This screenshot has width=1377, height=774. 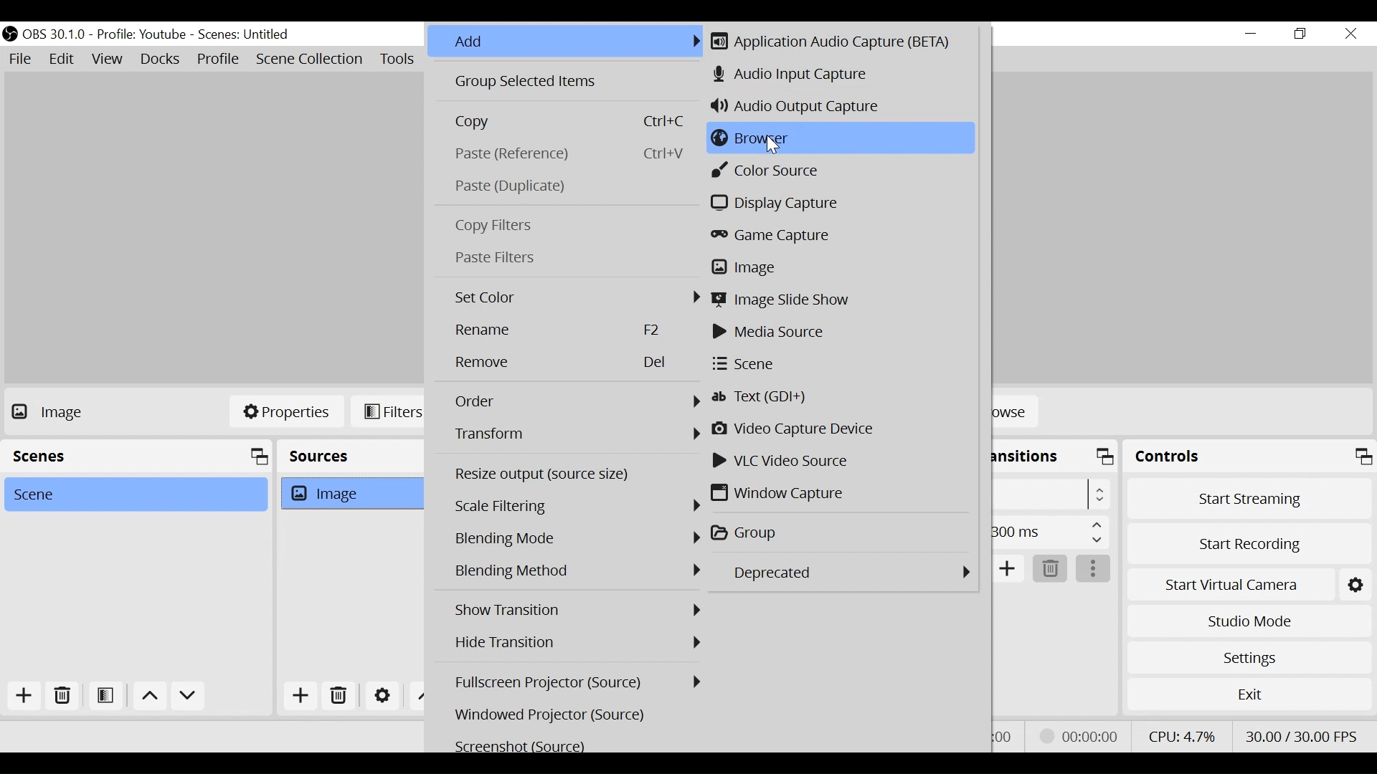 I want to click on Exit, so click(x=1249, y=693).